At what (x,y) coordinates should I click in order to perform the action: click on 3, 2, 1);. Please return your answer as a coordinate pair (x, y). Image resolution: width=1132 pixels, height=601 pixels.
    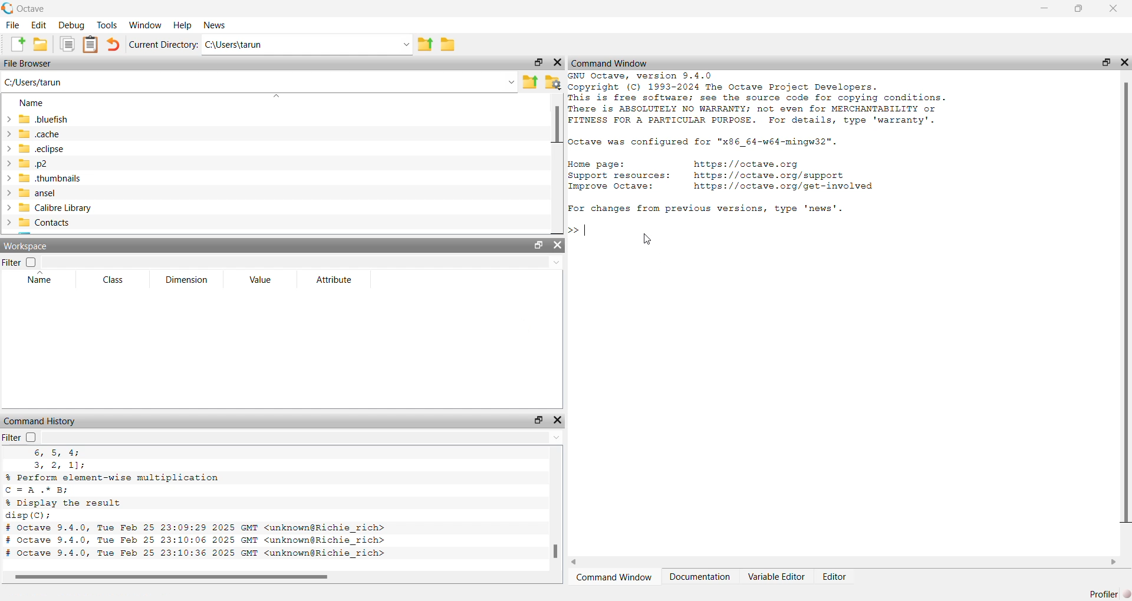
    Looking at the image, I should click on (57, 465).